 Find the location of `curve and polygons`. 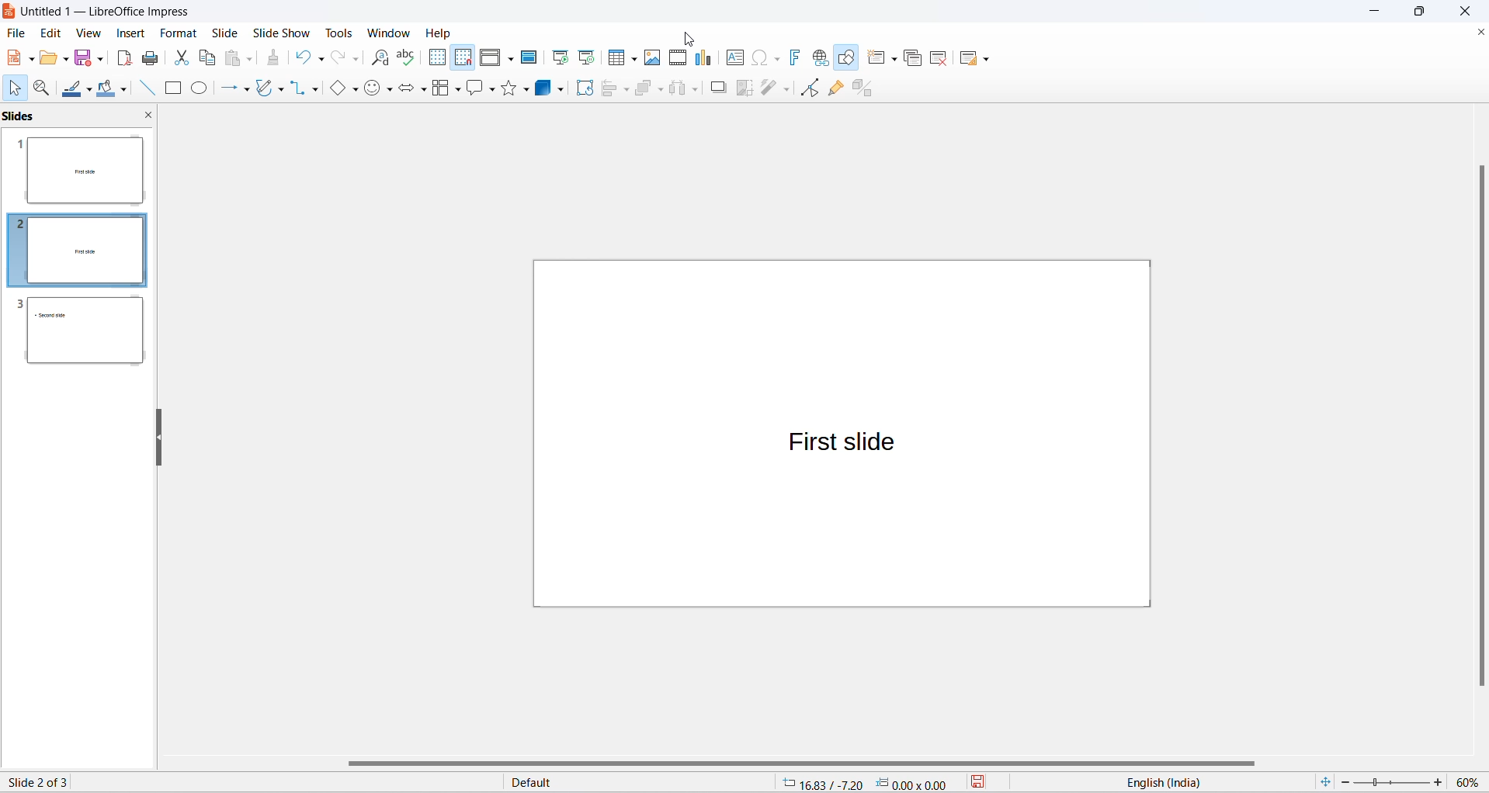

curve and polygons is located at coordinates (265, 90).